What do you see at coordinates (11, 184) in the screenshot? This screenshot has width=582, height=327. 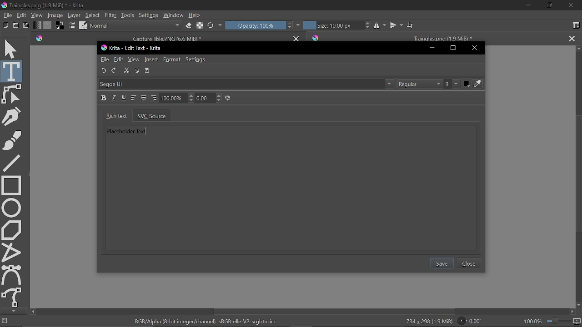 I see `Rectangle tool` at bounding box center [11, 184].